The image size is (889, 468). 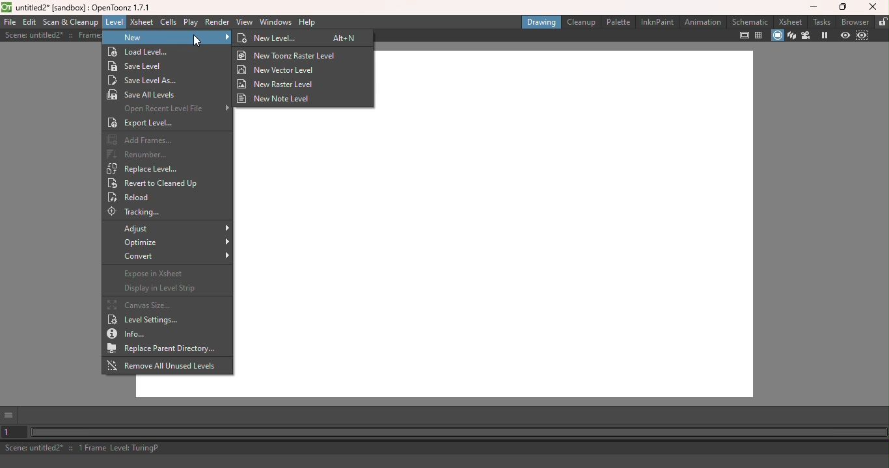 What do you see at coordinates (446, 449) in the screenshot?
I see `Status bar` at bounding box center [446, 449].